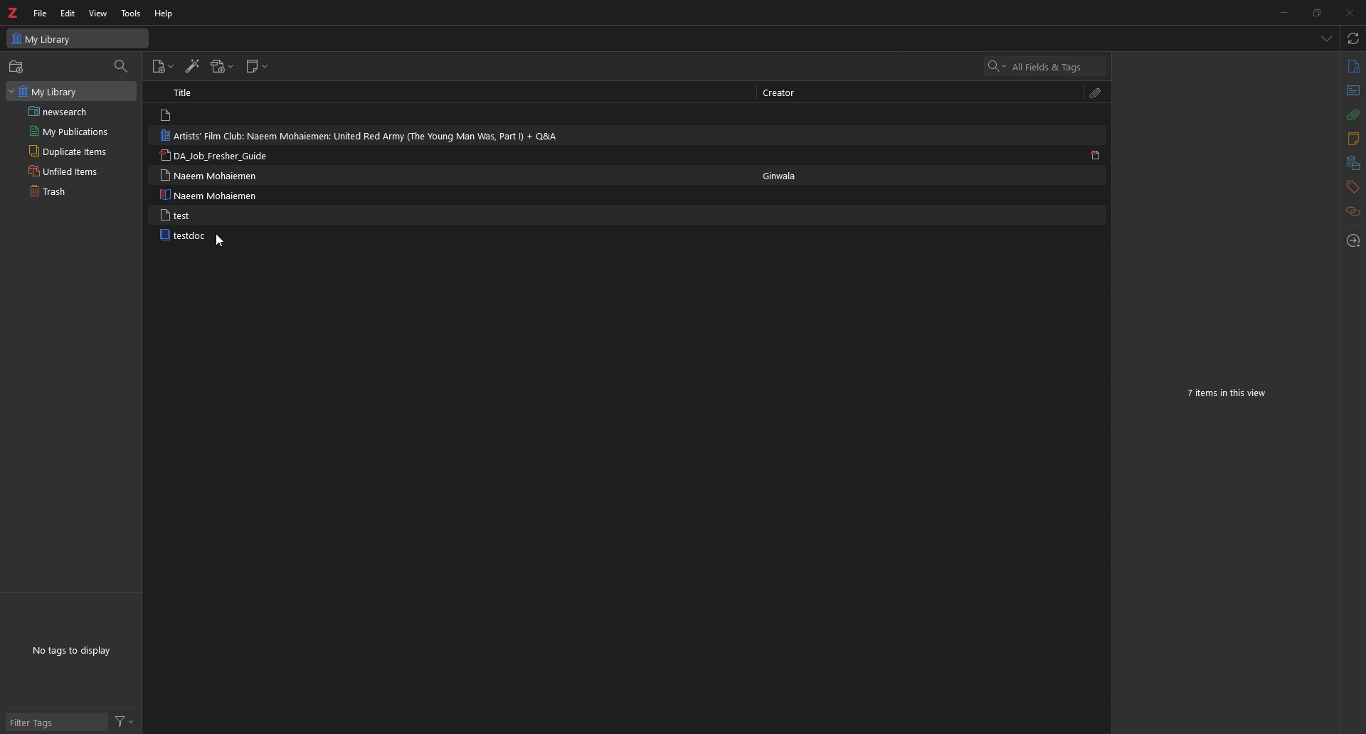 The width and height of the screenshot is (1366, 734). What do you see at coordinates (79, 39) in the screenshot?
I see `My Library` at bounding box center [79, 39].